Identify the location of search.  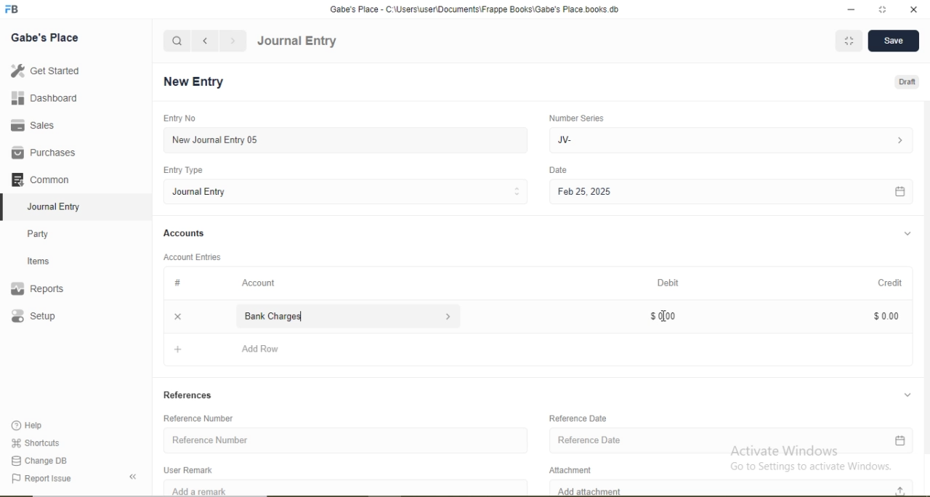
(177, 41).